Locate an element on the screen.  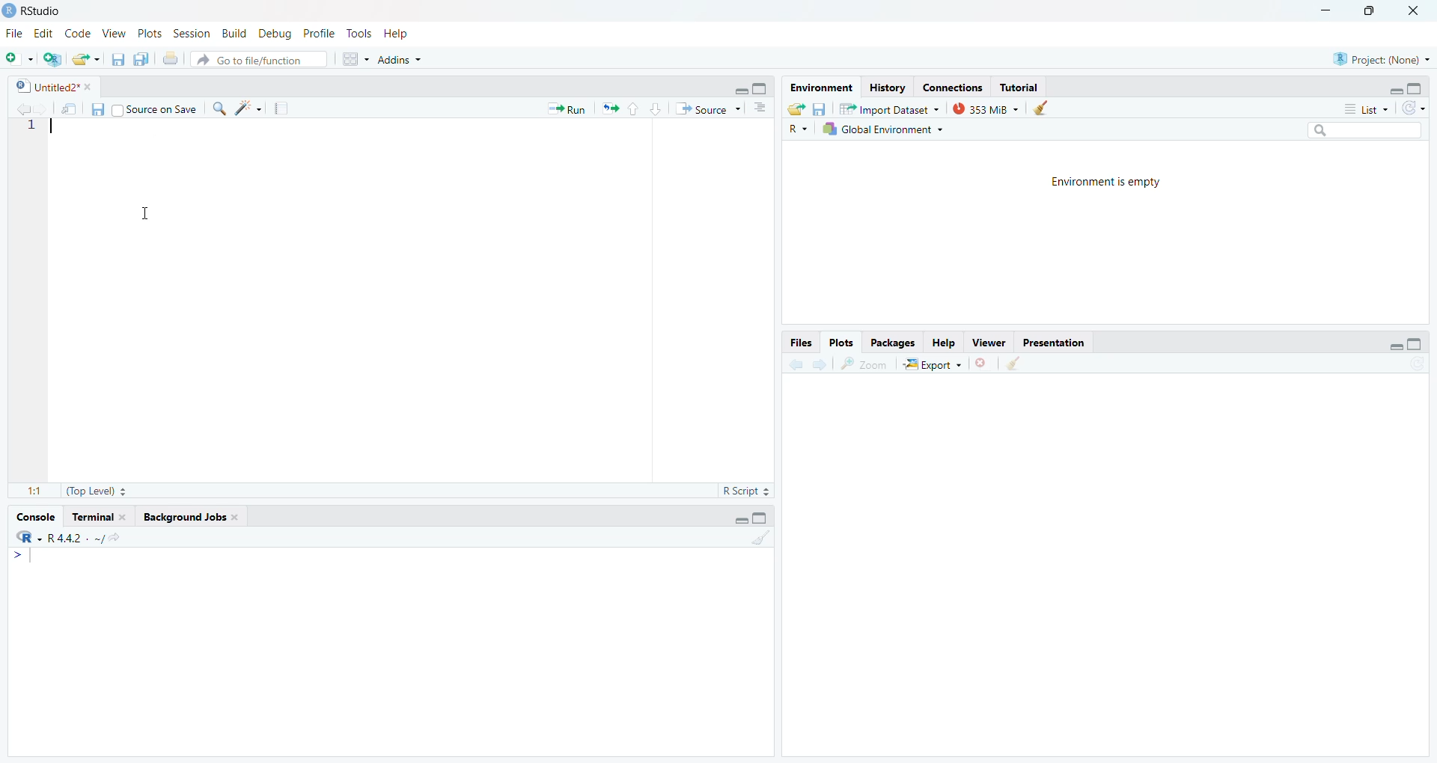
show in new window is located at coordinates (70, 109).